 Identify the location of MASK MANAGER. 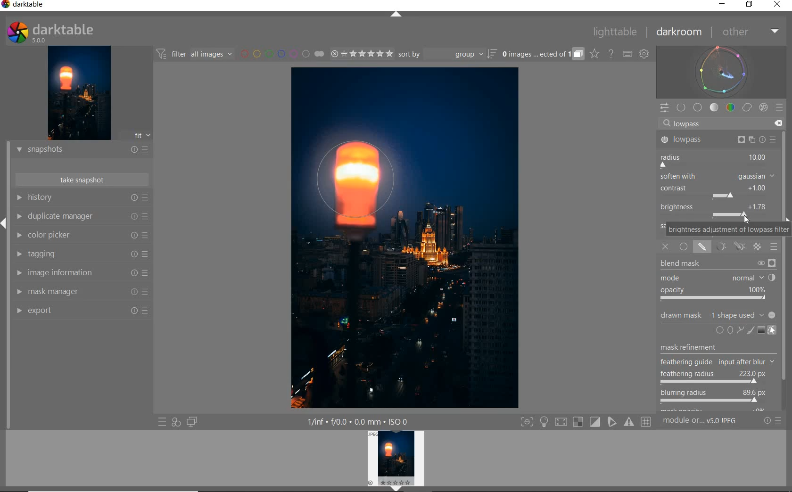
(82, 292).